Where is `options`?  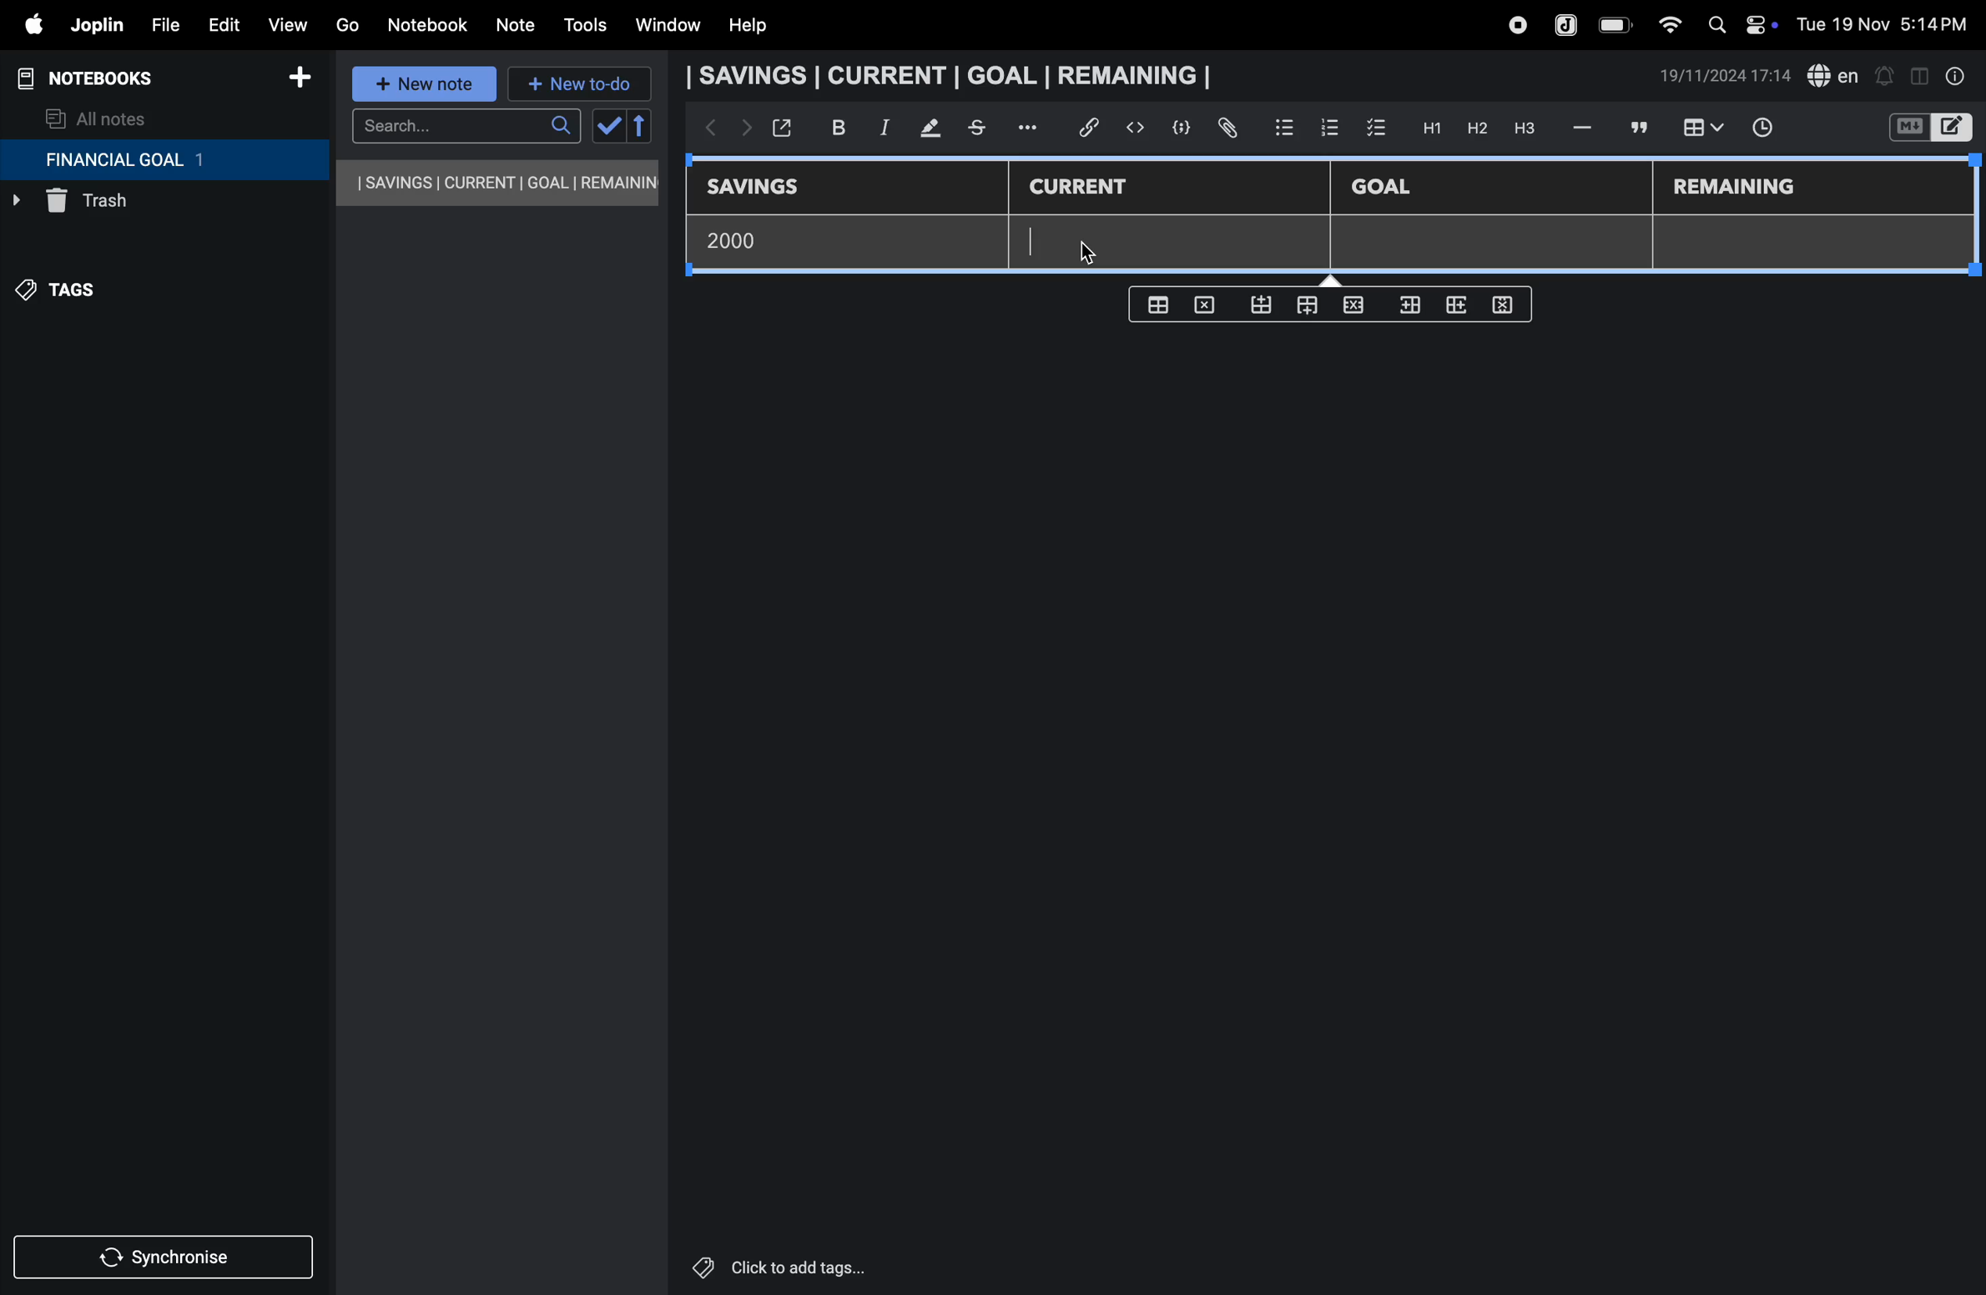 options is located at coordinates (1031, 128).